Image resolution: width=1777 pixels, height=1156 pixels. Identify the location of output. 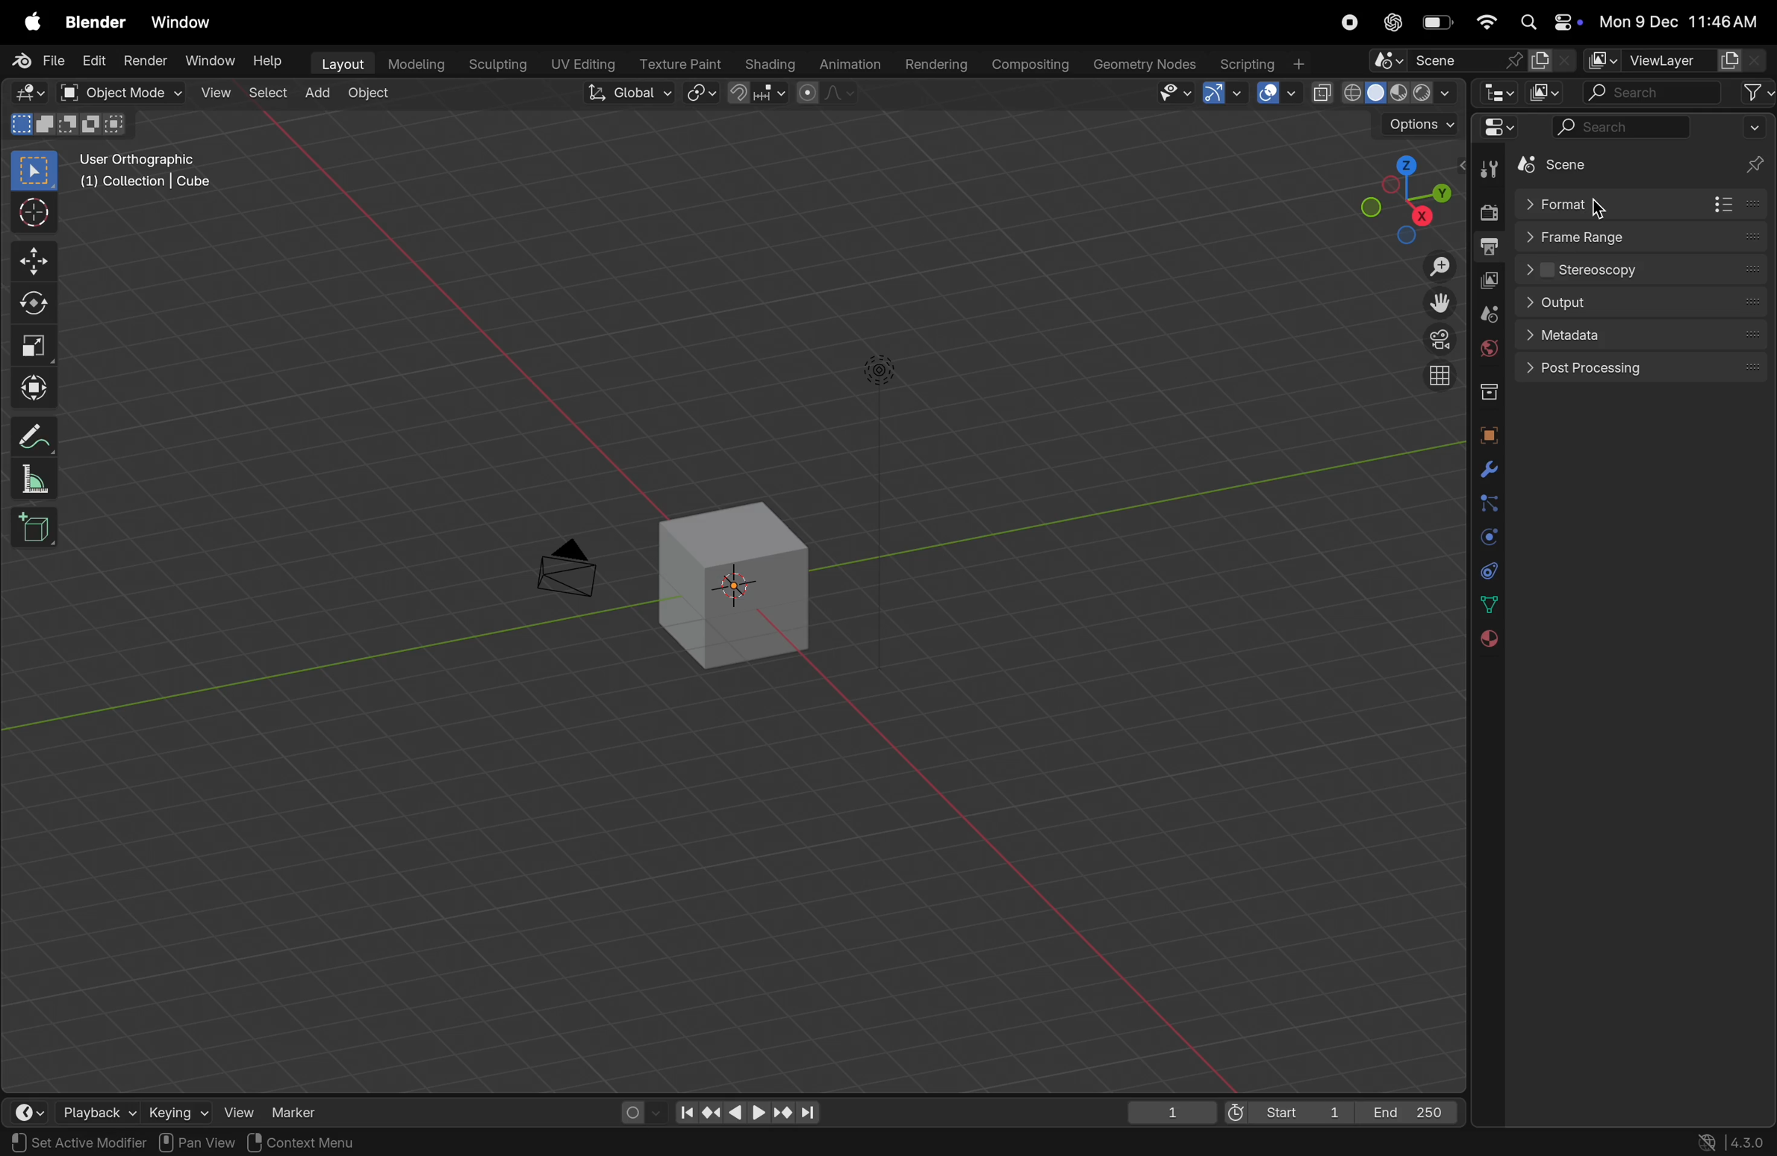
(1490, 249).